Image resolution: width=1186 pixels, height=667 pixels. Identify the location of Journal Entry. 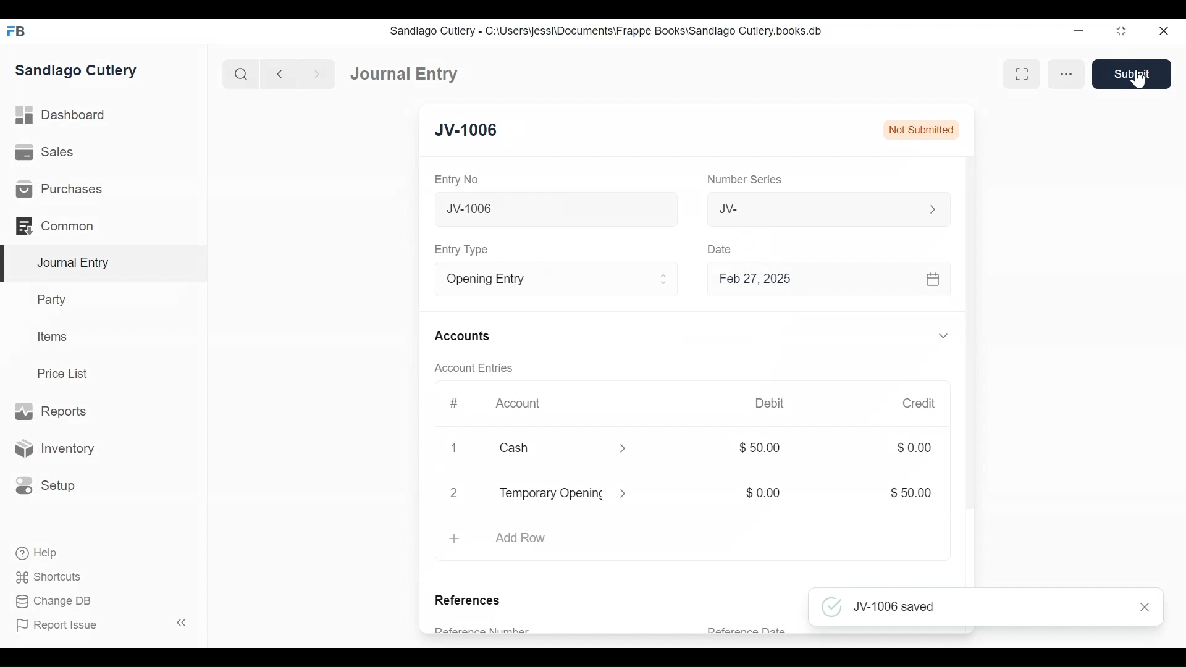
(406, 74).